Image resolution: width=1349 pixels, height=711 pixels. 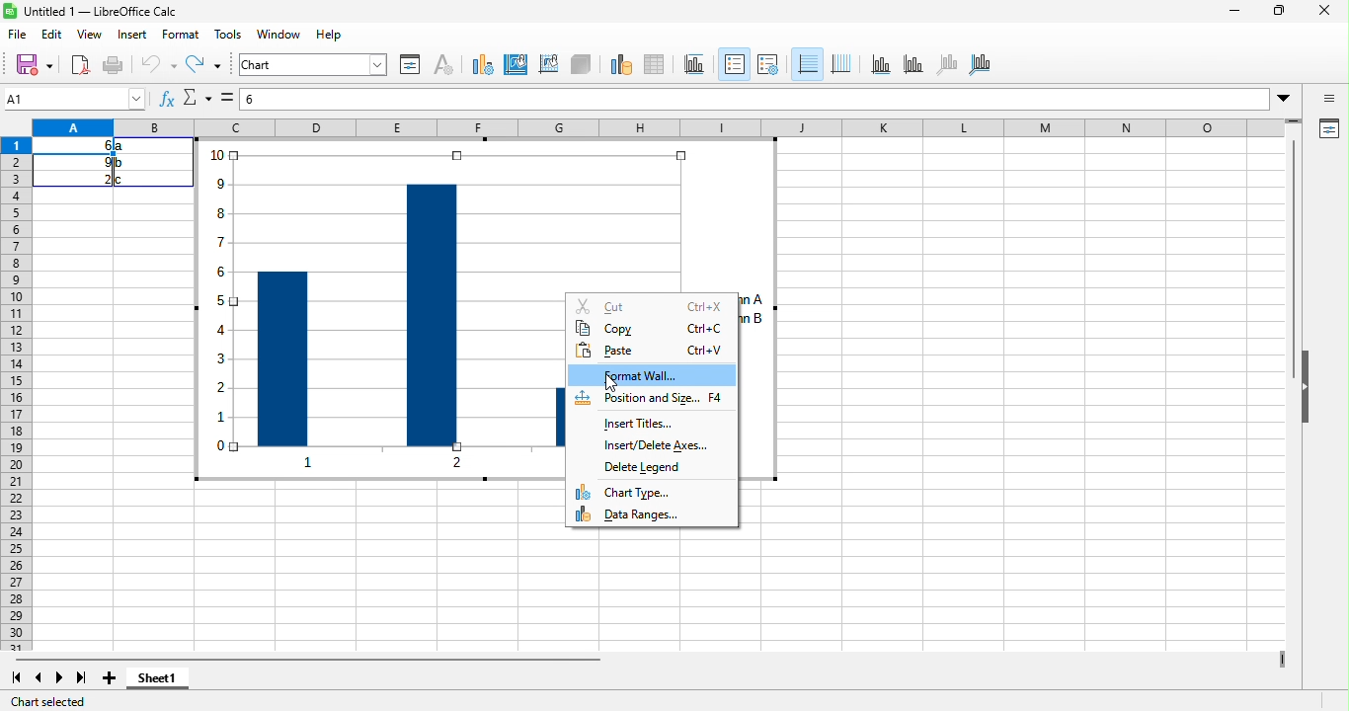 I want to click on paste, so click(x=654, y=353).